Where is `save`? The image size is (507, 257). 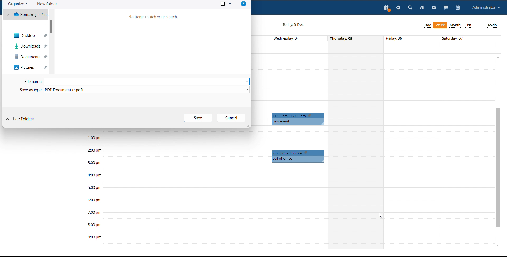 save is located at coordinates (198, 118).